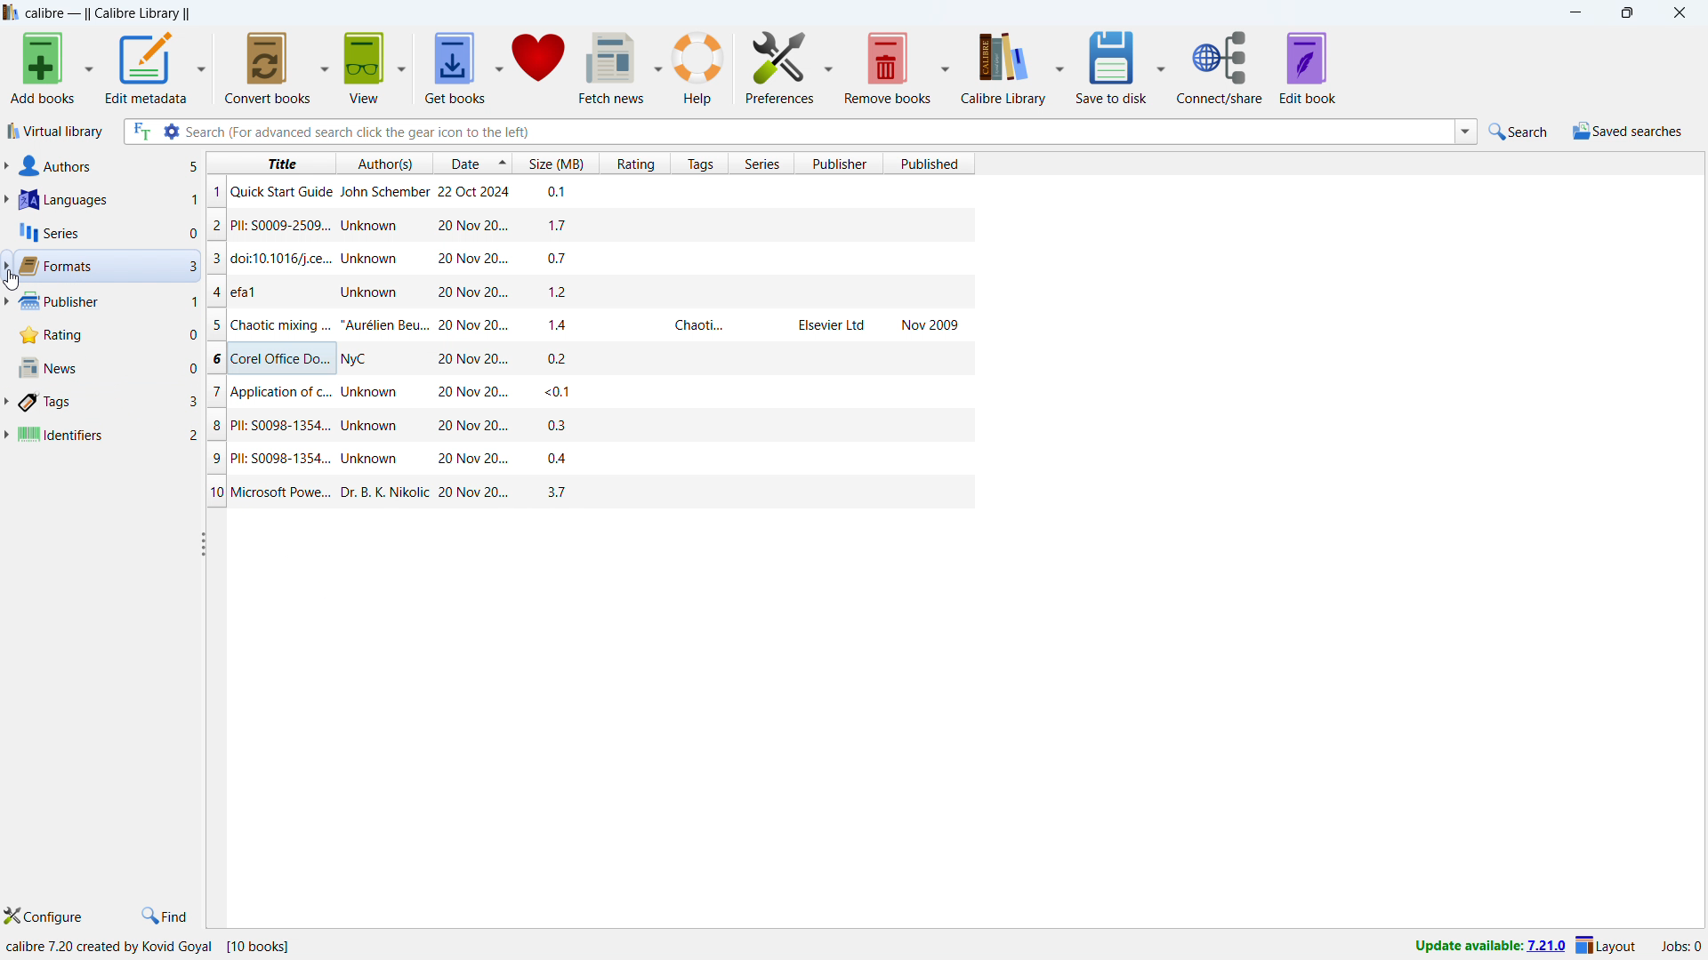 This screenshot has height=960, width=1708. I want to click on sort by series, so click(761, 163).